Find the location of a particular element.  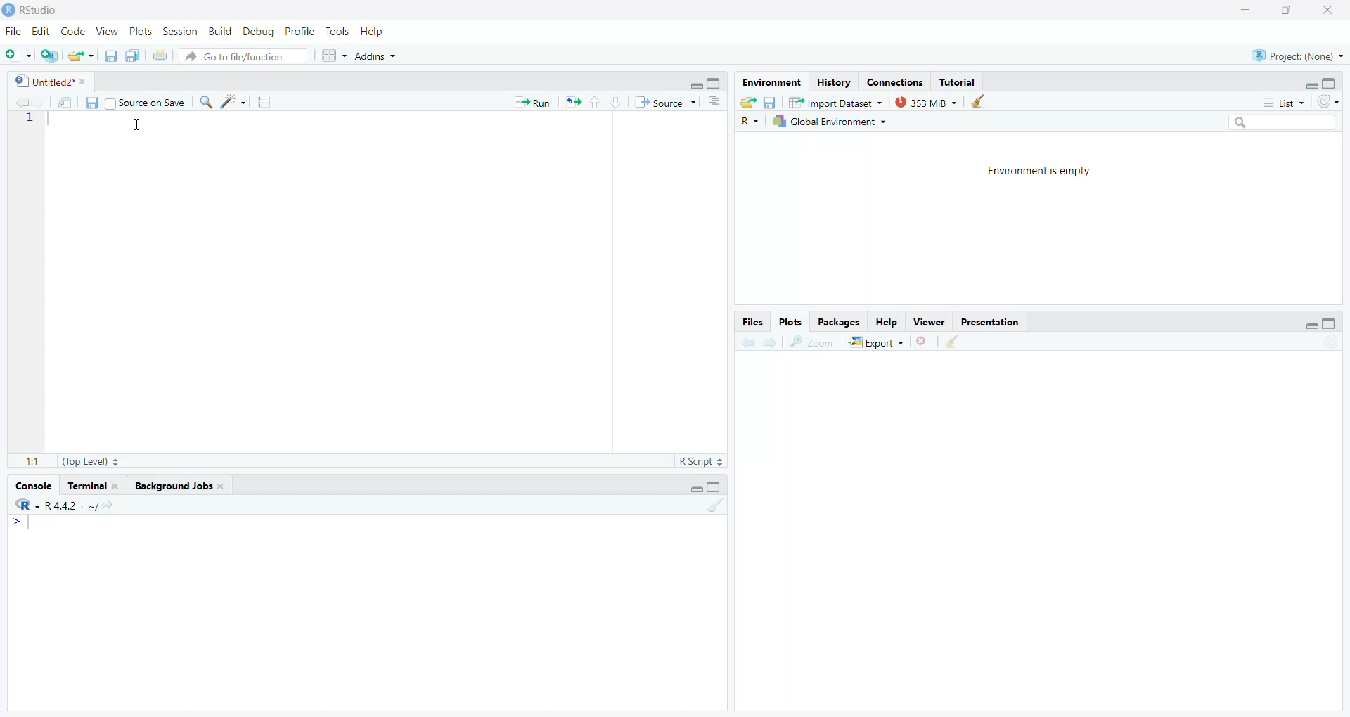

list is located at coordinates (1281, 101).